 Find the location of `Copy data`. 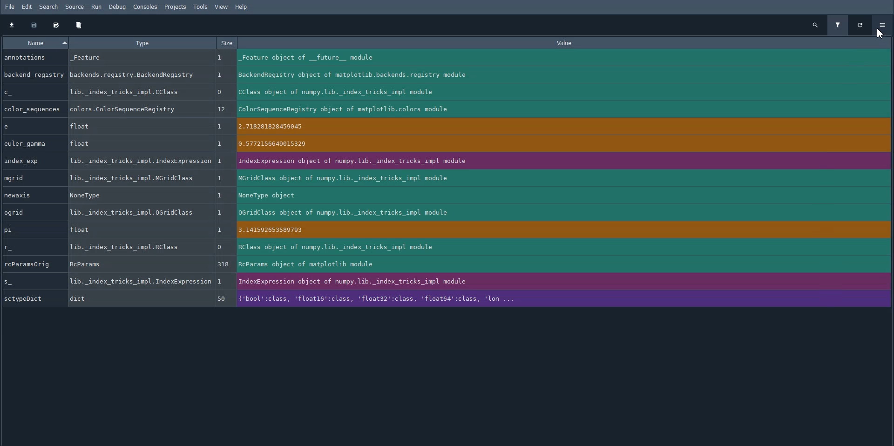

Copy data is located at coordinates (34, 25).